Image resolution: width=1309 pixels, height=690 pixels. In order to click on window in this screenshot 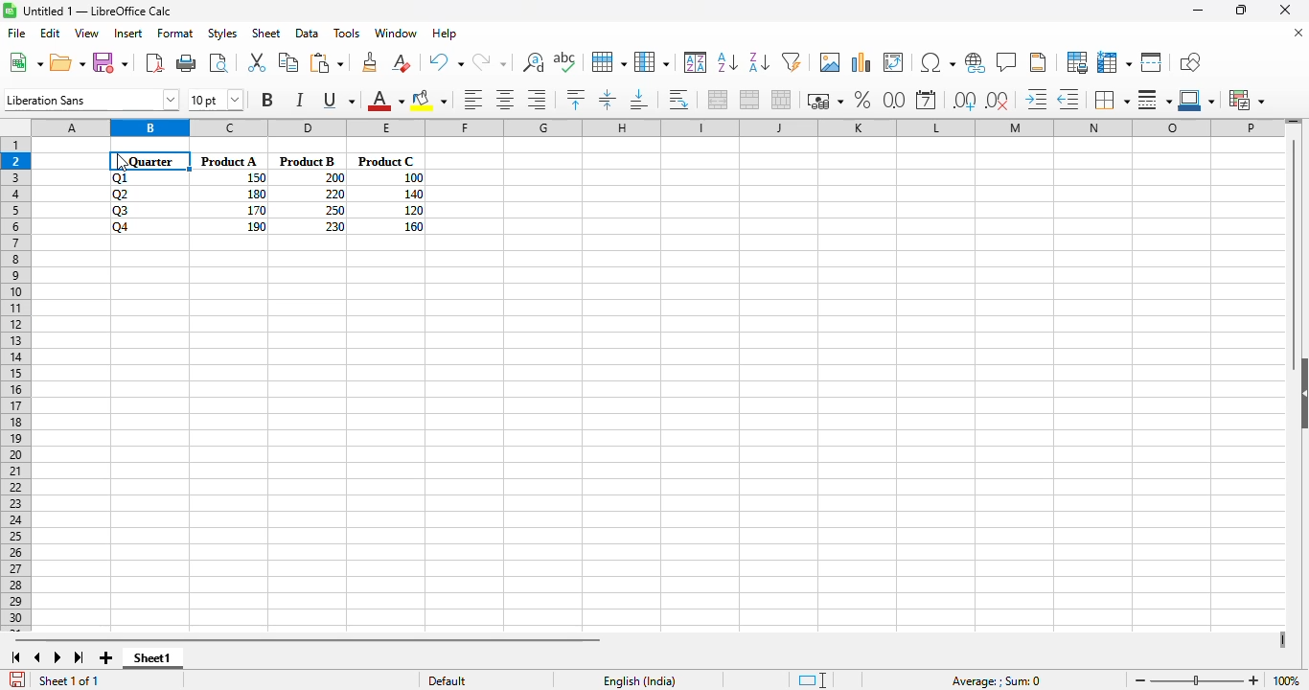, I will do `click(396, 33)`.